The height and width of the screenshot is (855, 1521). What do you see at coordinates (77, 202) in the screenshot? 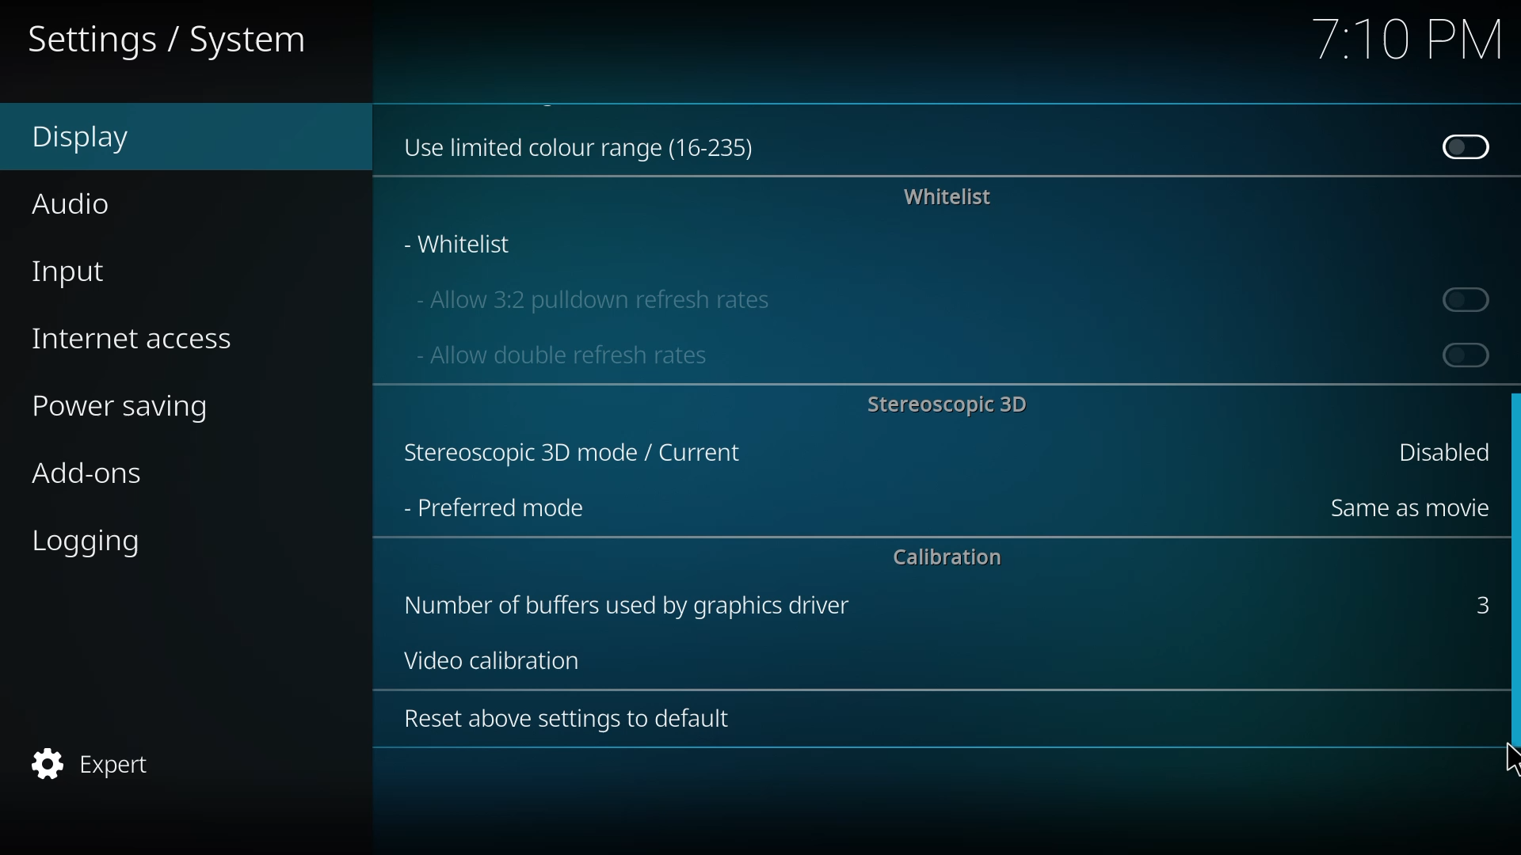
I see `audio` at bounding box center [77, 202].